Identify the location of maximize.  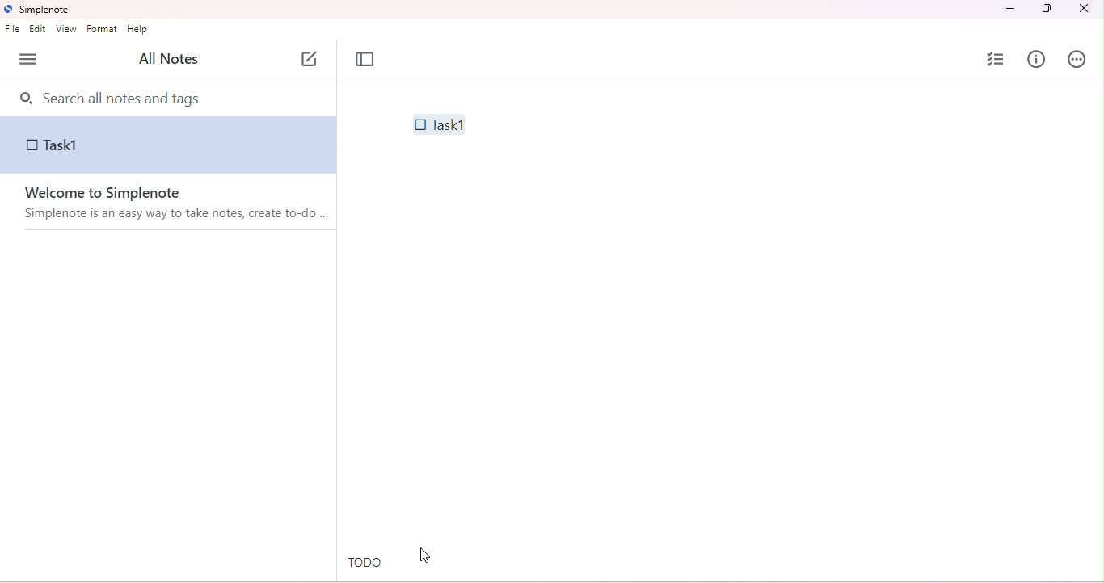
(1045, 9).